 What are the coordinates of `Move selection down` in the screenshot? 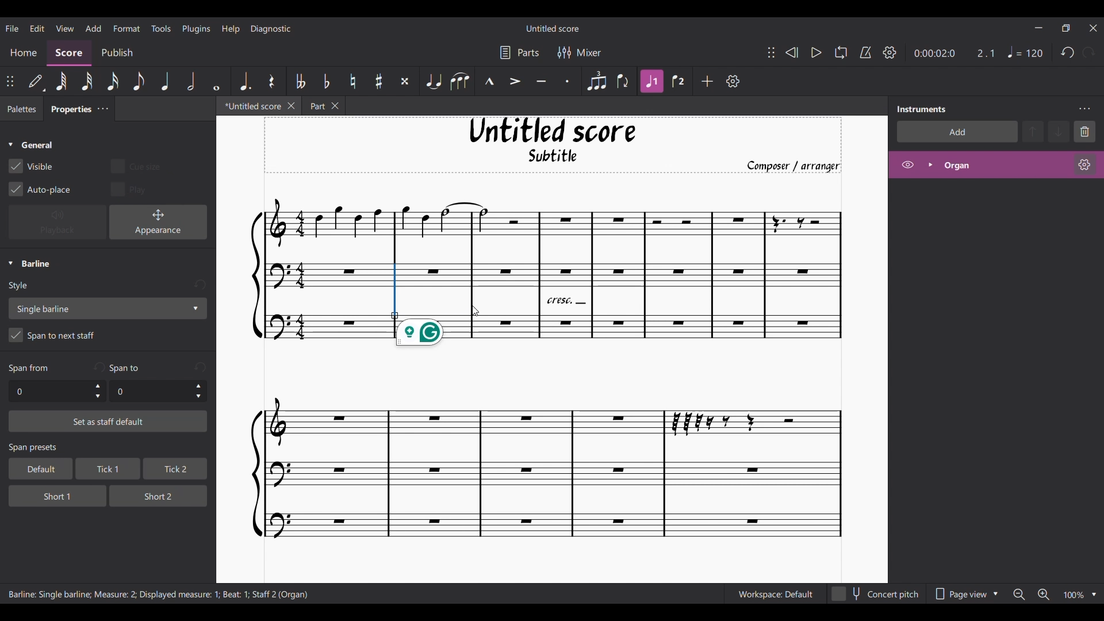 It's located at (1060, 132).